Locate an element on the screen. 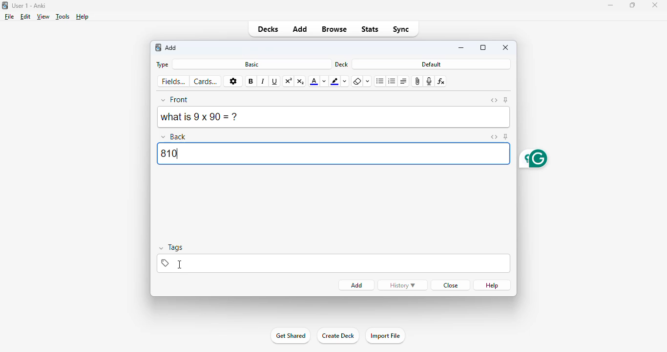 The height and width of the screenshot is (352, 667). ordered list is located at coordinates (392, 81).